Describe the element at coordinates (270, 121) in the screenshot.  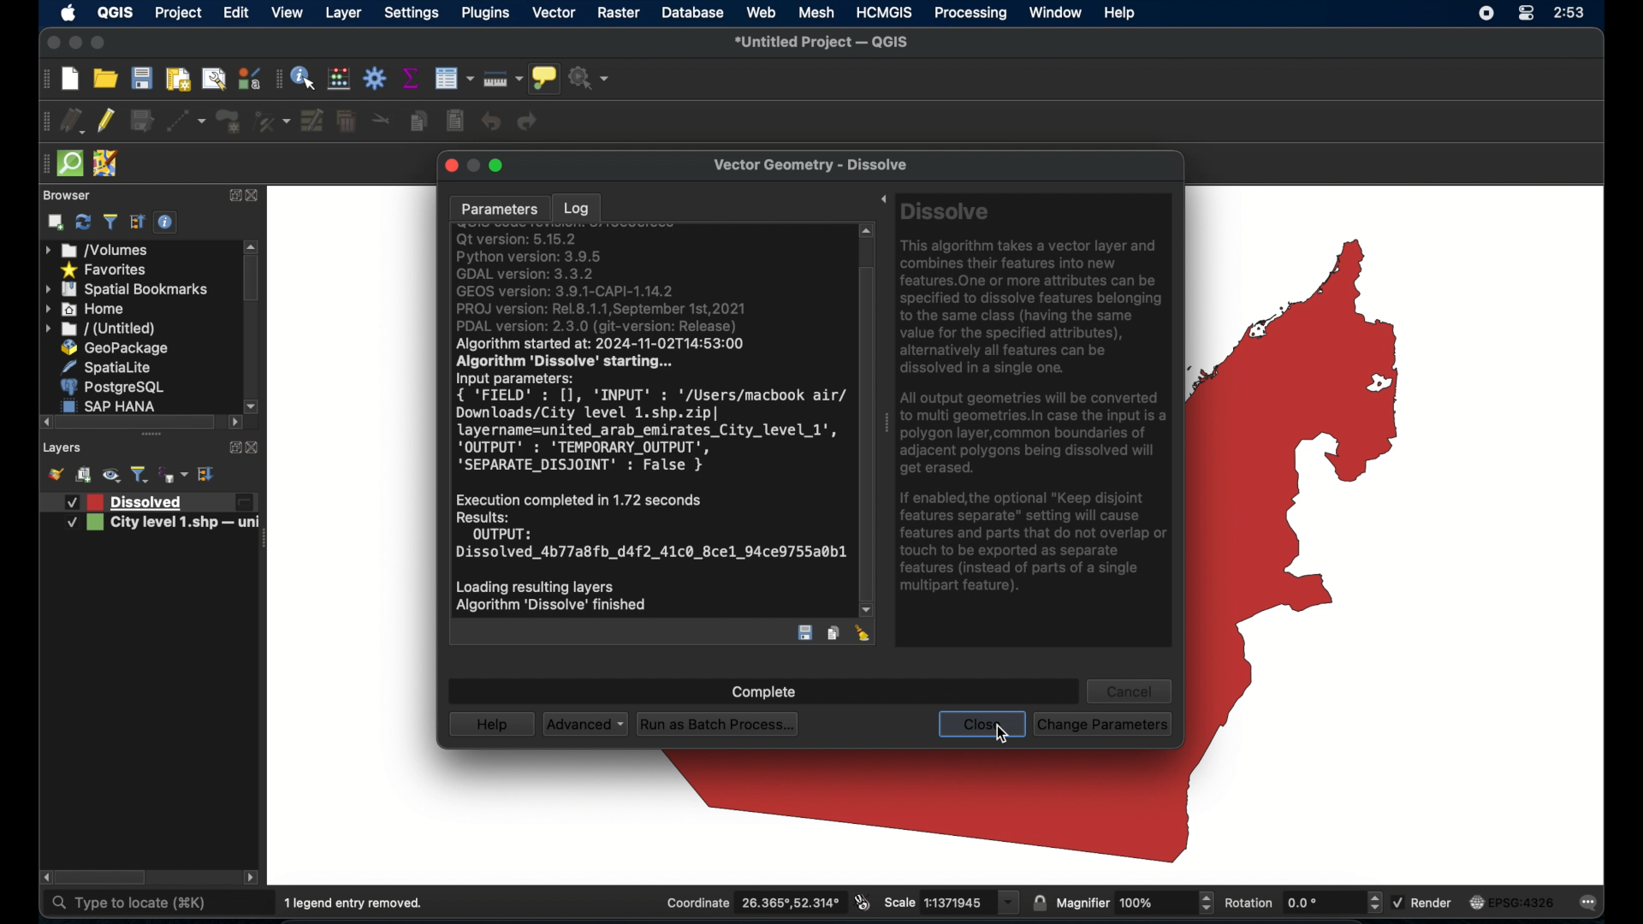
I see `vertes tool` at that location.